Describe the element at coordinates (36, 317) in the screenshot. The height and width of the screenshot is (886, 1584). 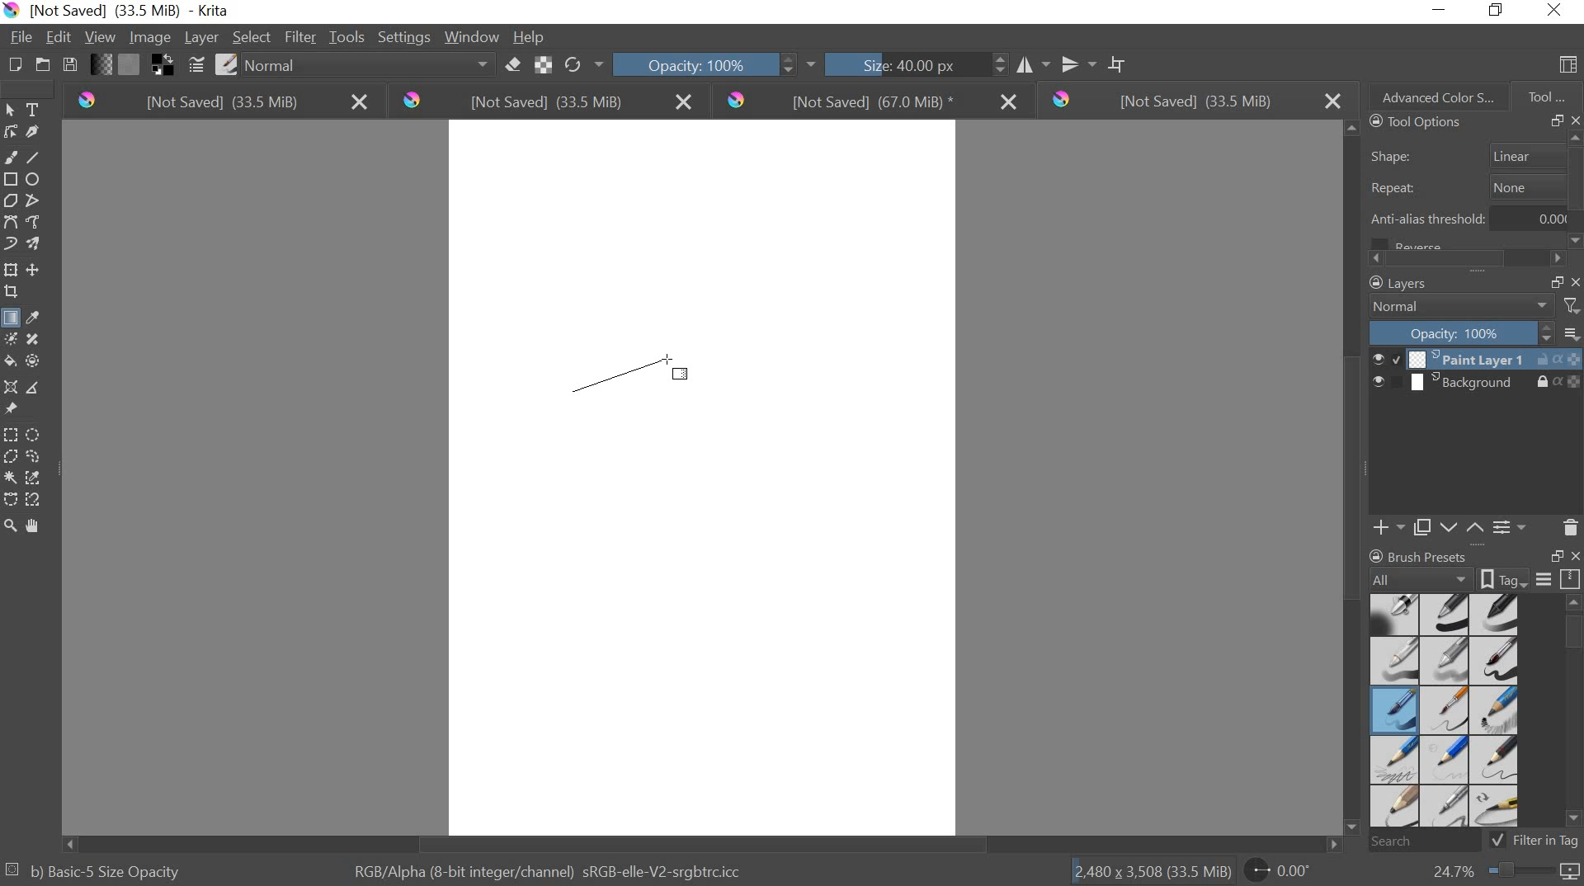
I see `eyedropper` at that location.